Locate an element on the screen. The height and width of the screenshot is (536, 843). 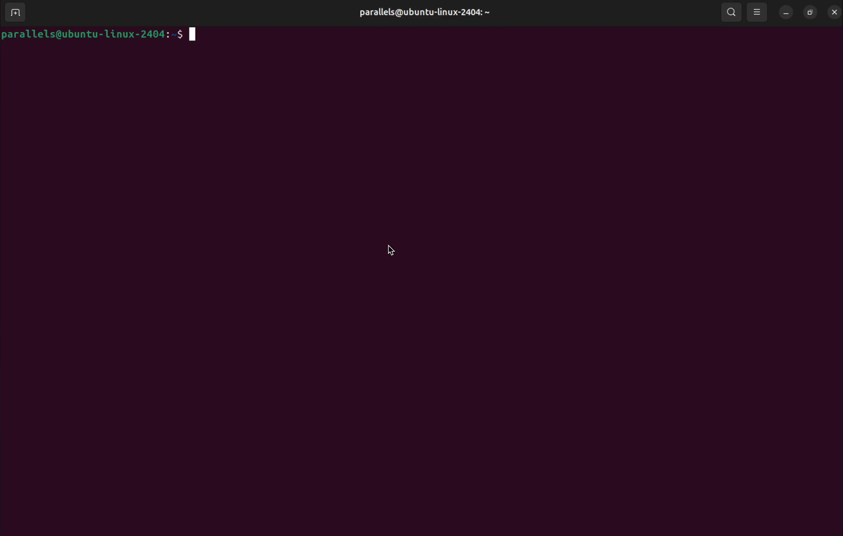
resize is located at coordinates (809, 13).